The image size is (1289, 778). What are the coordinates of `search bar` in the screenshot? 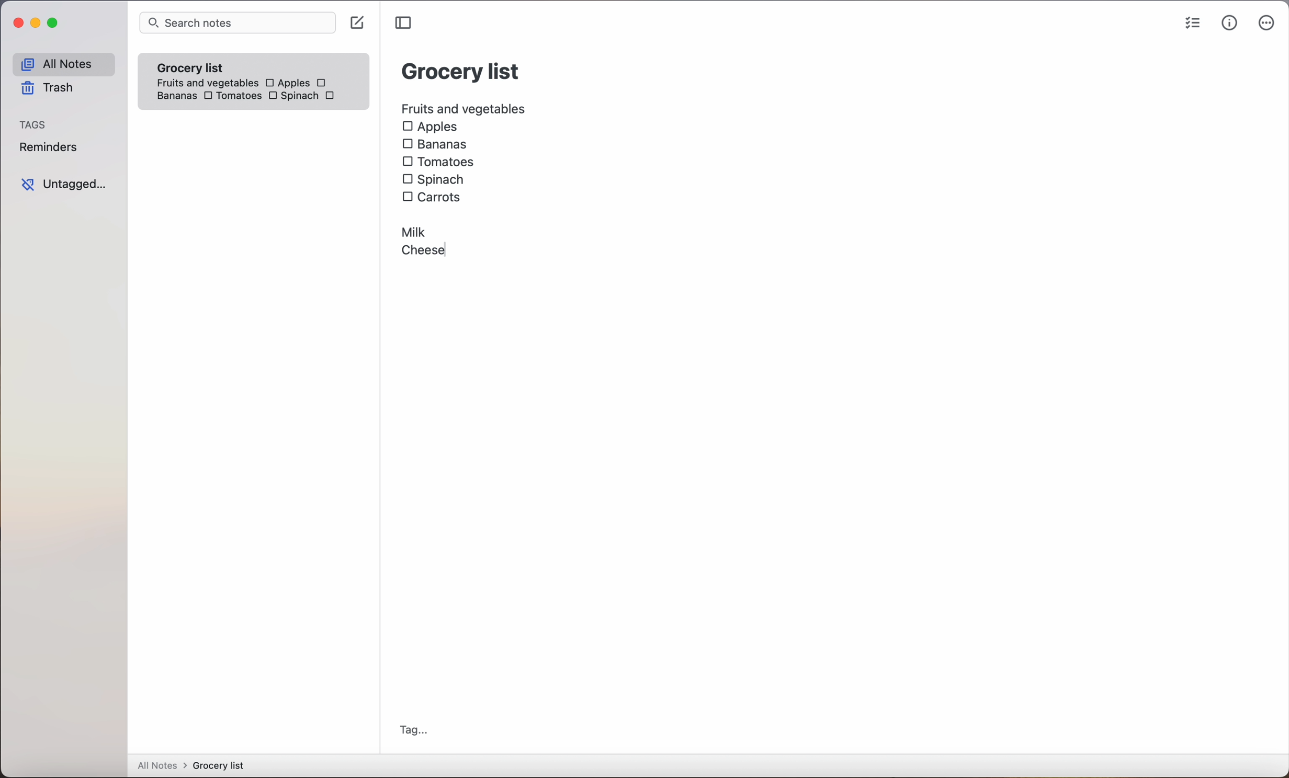 It's located at (237, 24).